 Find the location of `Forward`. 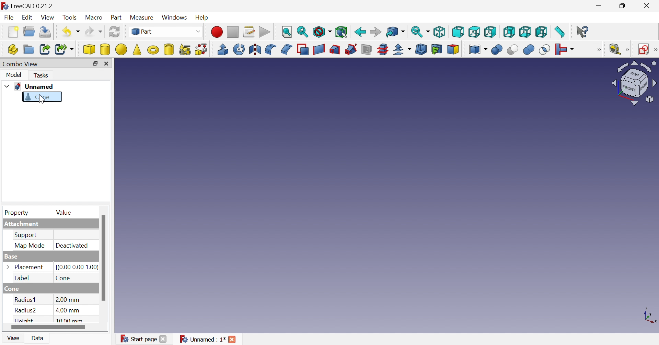

Forward is located at coordinates (376, 31).